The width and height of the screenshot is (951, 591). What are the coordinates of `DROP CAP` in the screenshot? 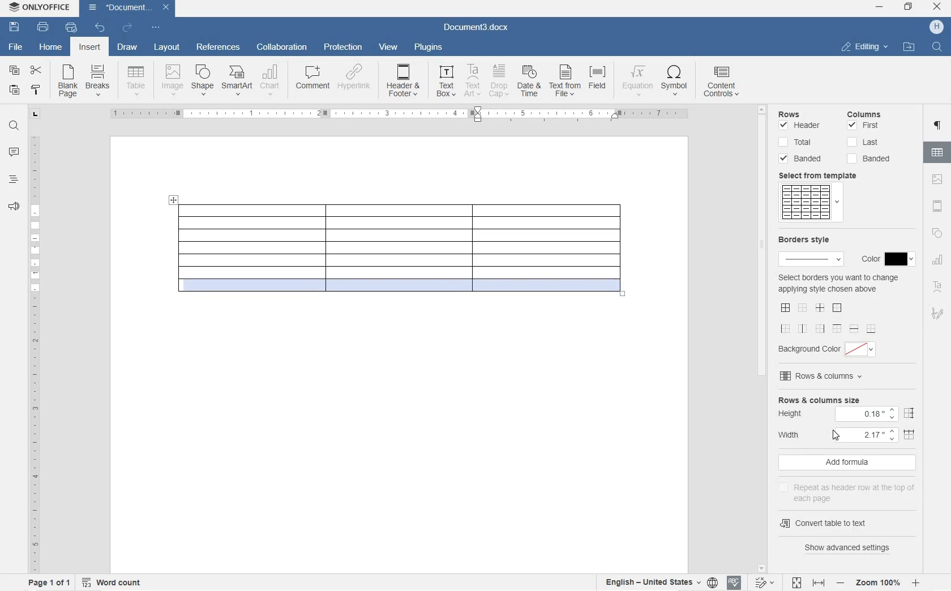 It's located at (500, 81).